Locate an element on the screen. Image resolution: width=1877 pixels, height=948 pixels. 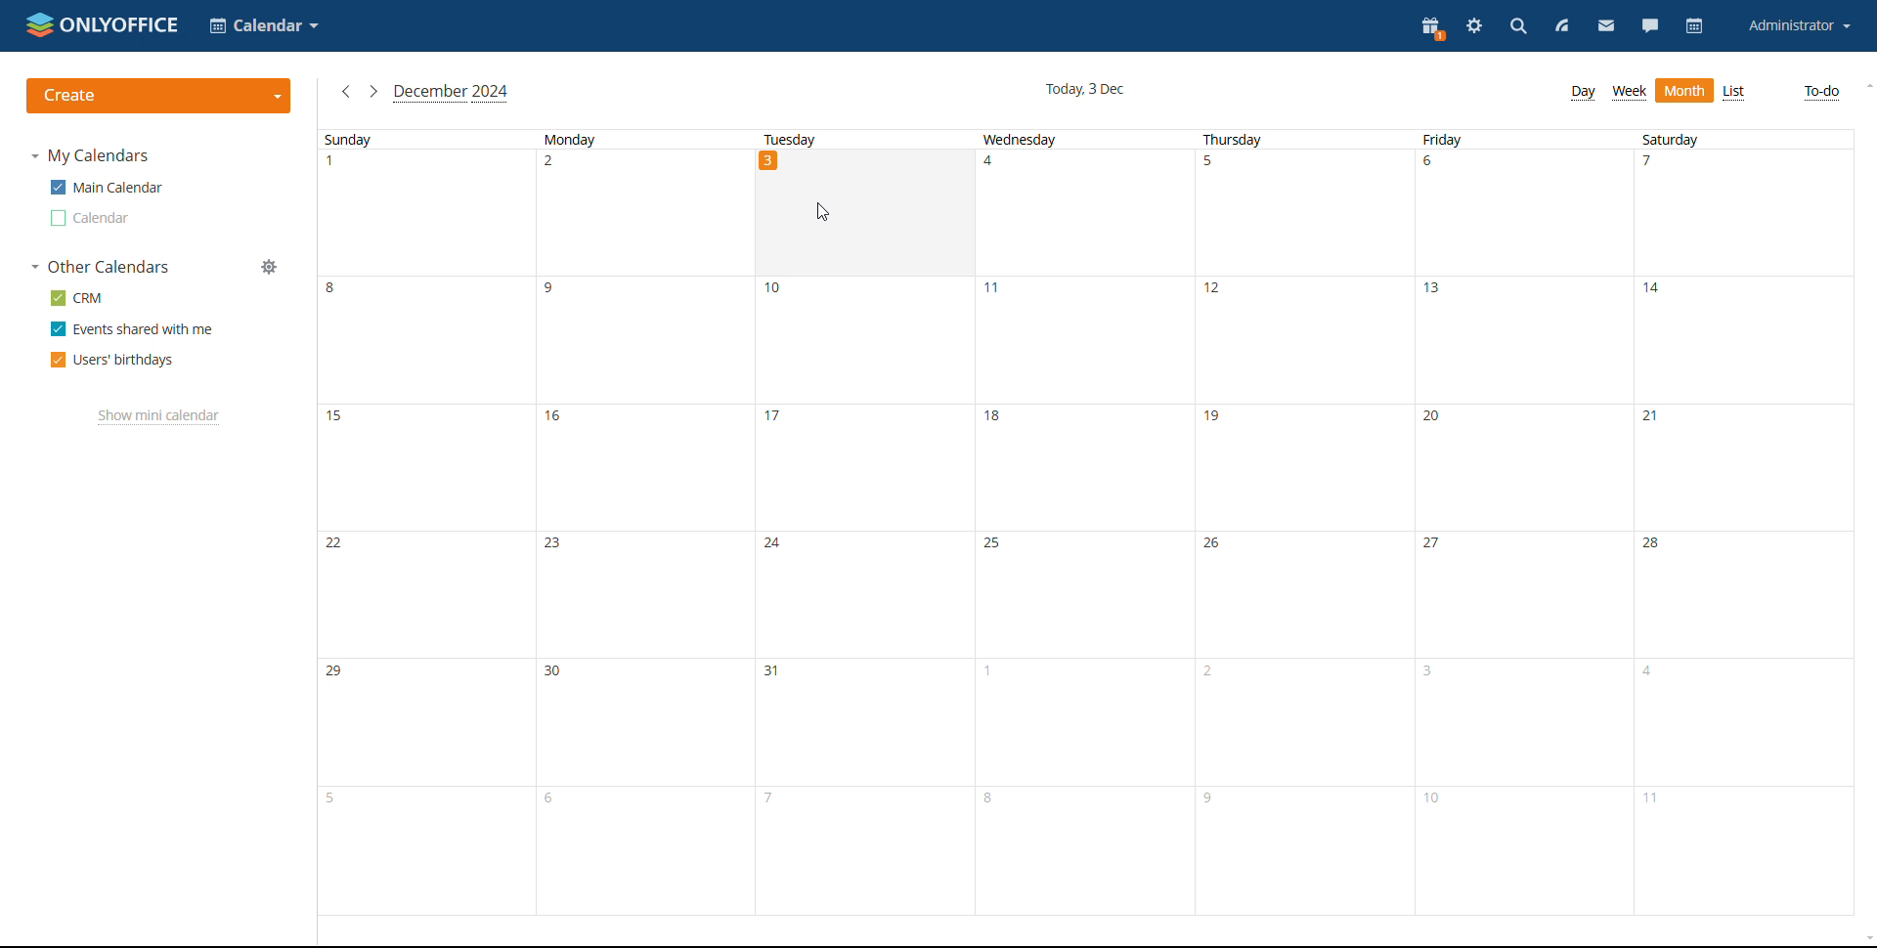
show mini calendar is located at coordinates (158, 418).